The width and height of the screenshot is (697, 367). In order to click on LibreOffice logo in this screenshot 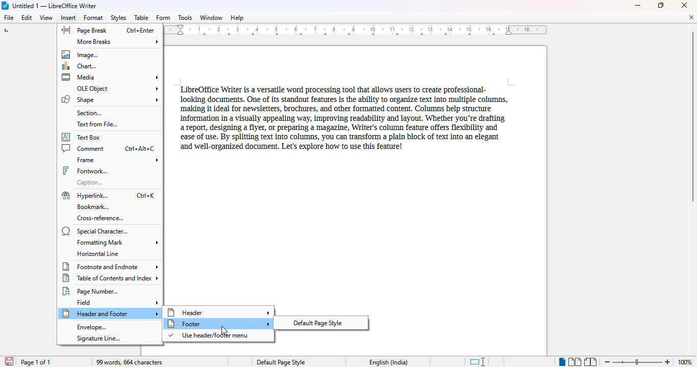, I will do `click(6, 5)`.